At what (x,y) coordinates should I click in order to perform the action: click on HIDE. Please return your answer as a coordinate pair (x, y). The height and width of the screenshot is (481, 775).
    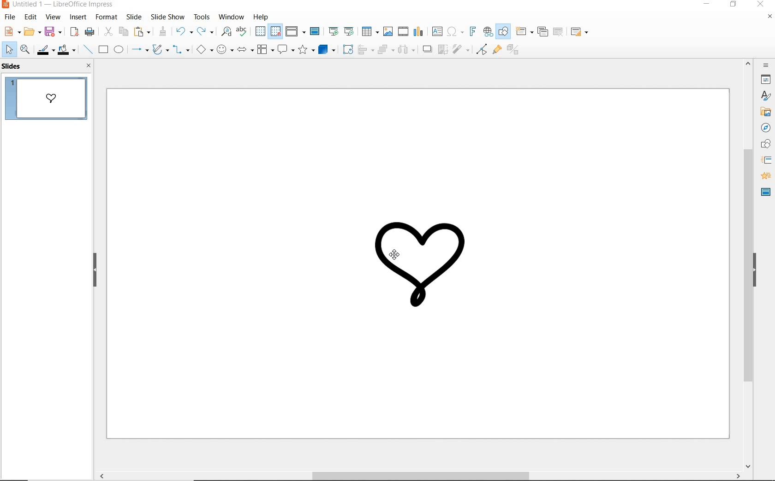
    Looking at the image, I should click on (755, 271).